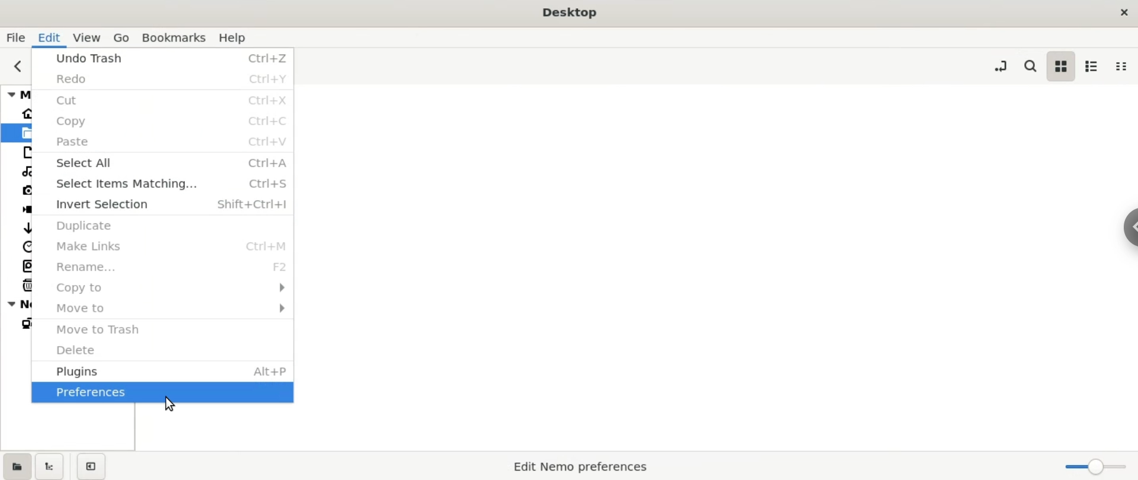  What do you see at coordinates (15, 467) in the screenshot?
I see `show places` at bounding box center [15, 467].